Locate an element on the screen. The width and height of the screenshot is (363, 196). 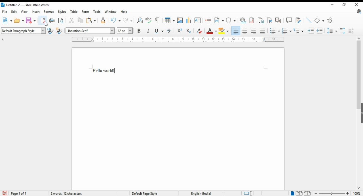
highlight is located at coordinates (225, 31).